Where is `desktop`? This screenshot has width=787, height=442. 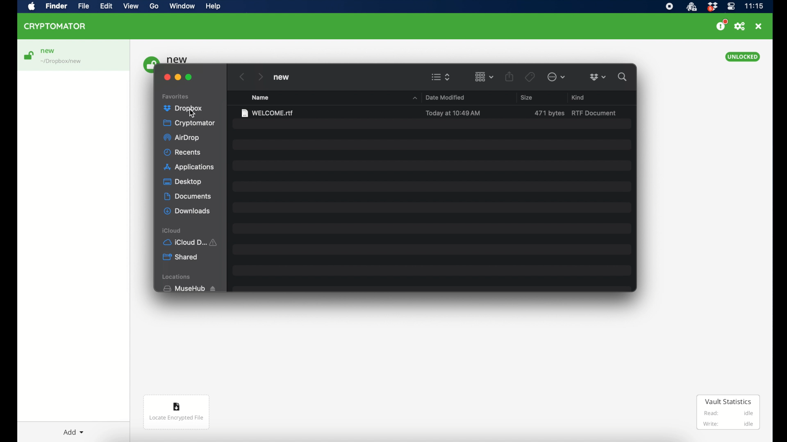 desktop is located at coordinates (182, 182).